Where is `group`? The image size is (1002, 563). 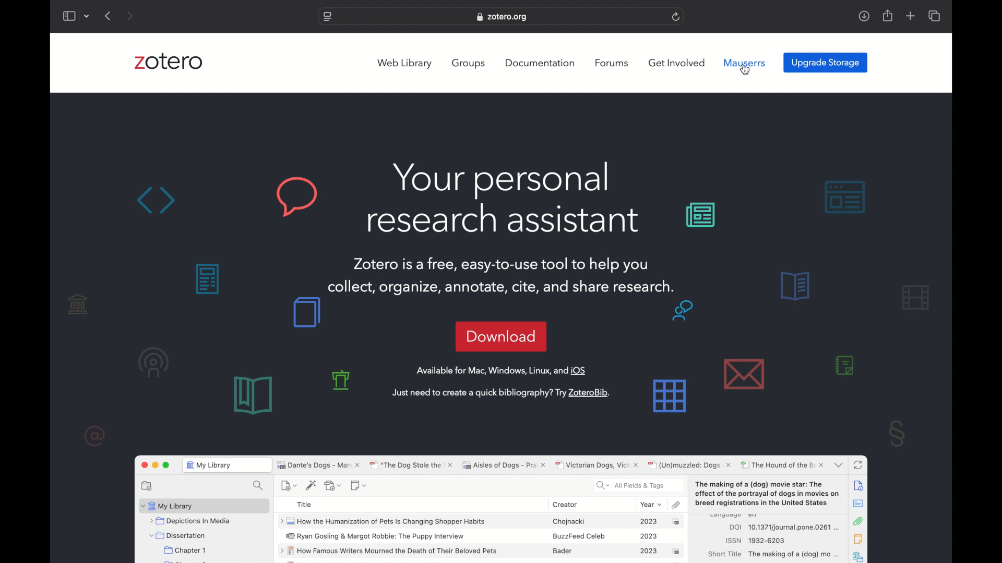
group is located at coordinates (470, 63).